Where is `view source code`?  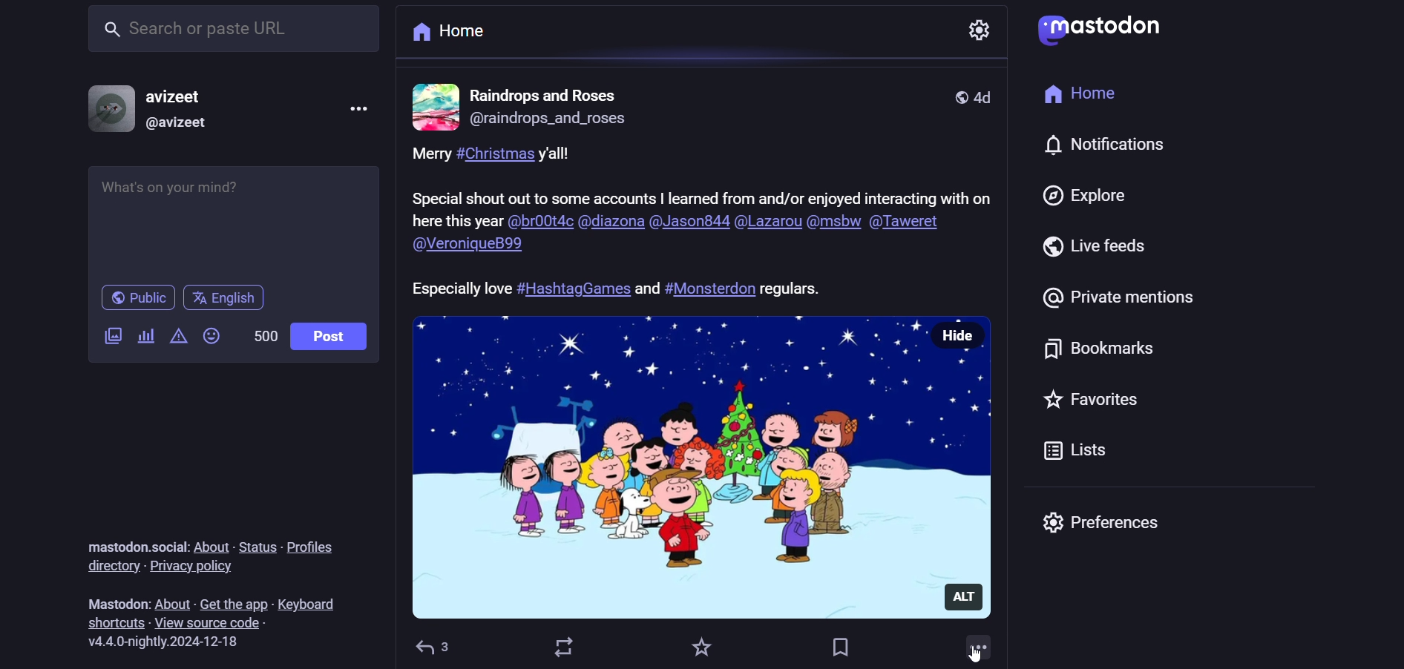 view source code is located at coordinates (210, 623).